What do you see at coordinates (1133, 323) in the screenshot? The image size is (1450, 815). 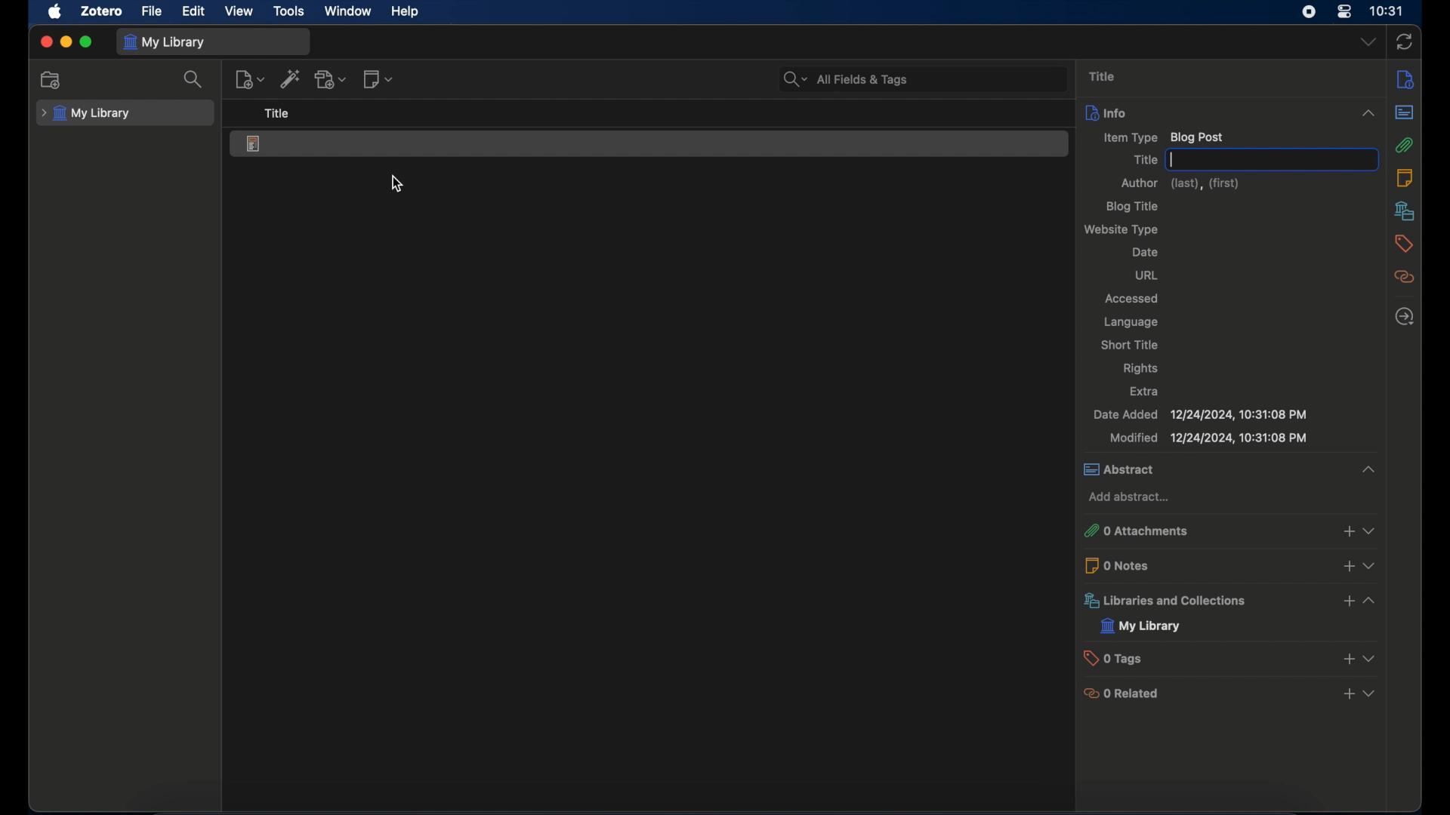 I see `language` at bounding box center [1133, 323].